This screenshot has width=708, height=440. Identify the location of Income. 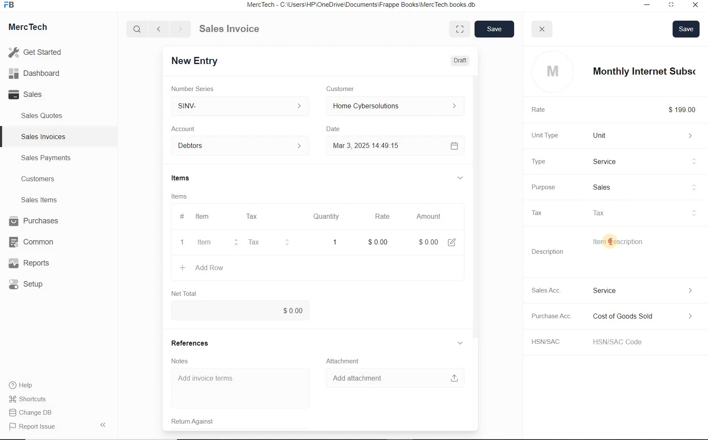
(641, 290).